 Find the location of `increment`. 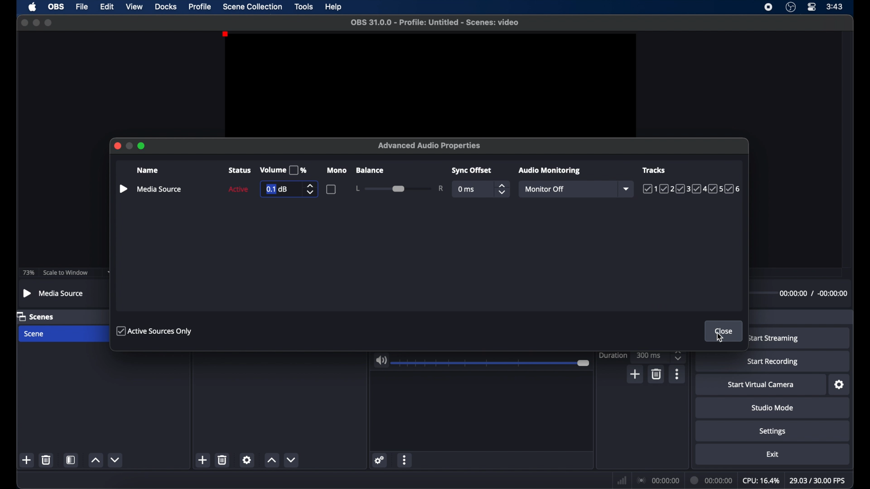

increment is located at coordinates (271, 460).